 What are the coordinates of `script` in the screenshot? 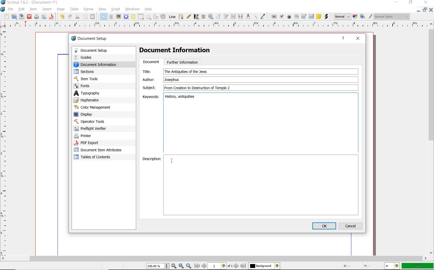 It's located at (116, 9).